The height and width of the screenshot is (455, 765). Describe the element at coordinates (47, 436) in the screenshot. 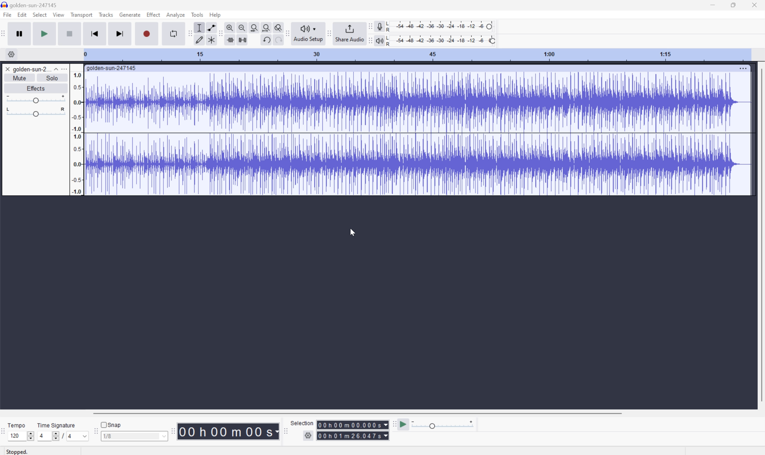

I see `4 slider` at that location.